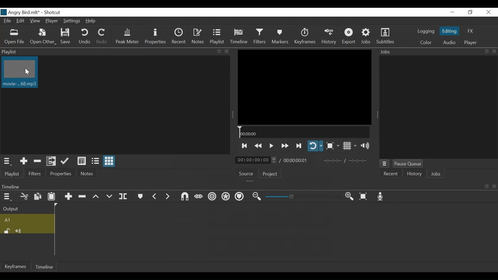  What do you see at coordinates (83, 196) in the screenshot?
I see `Ripple Delete` at bounding box center [83, 196].